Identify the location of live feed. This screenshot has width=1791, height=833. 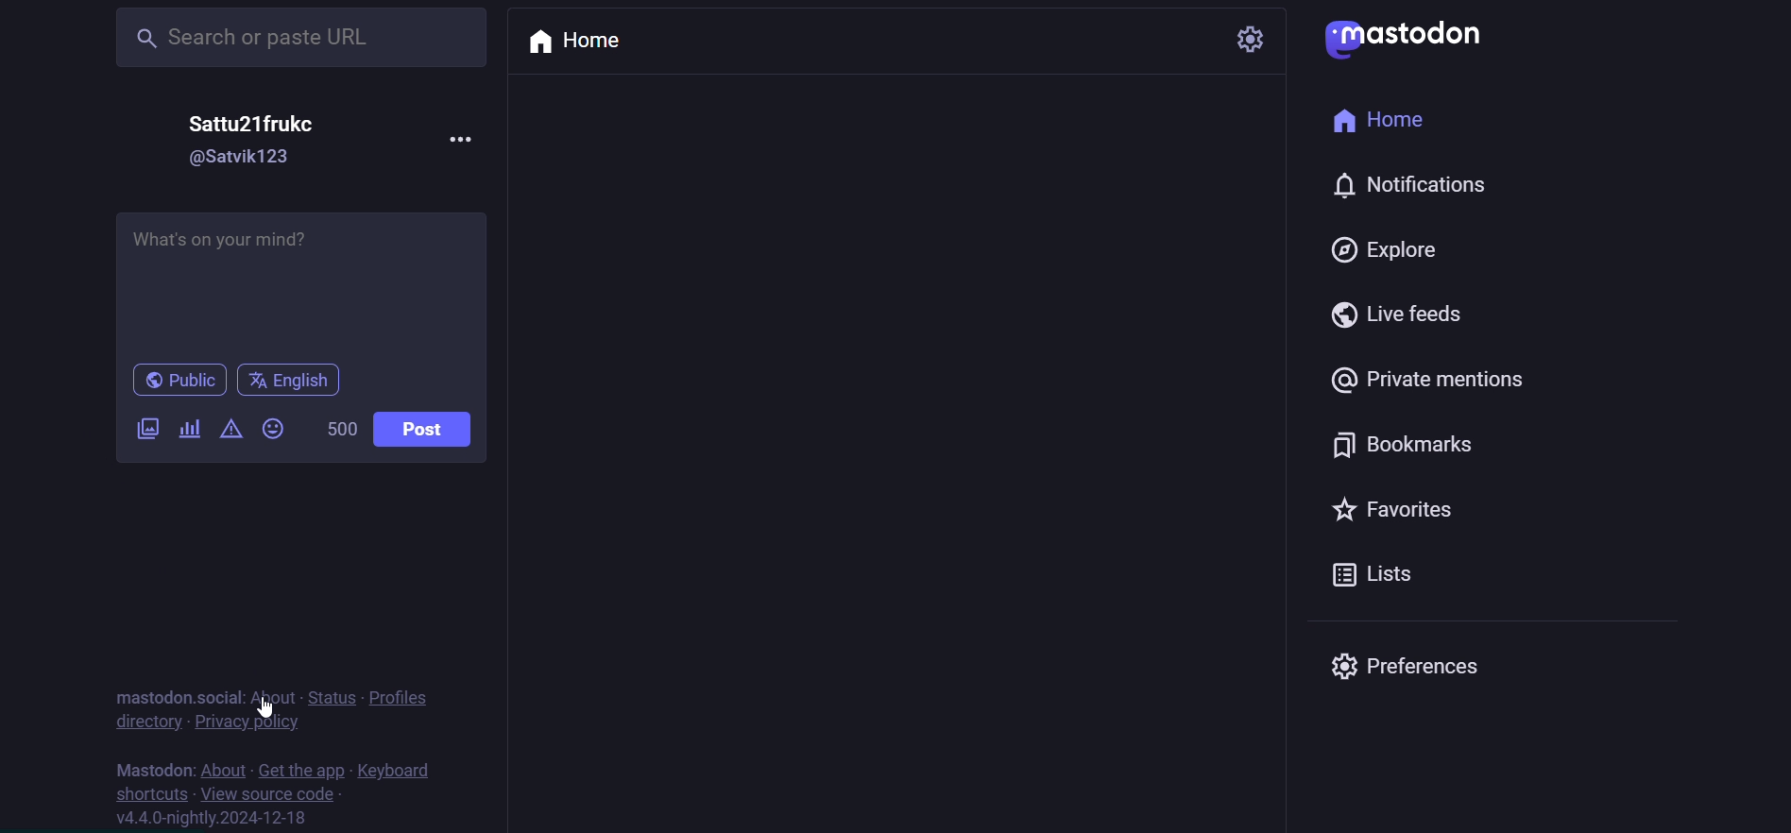
(1399, 314).